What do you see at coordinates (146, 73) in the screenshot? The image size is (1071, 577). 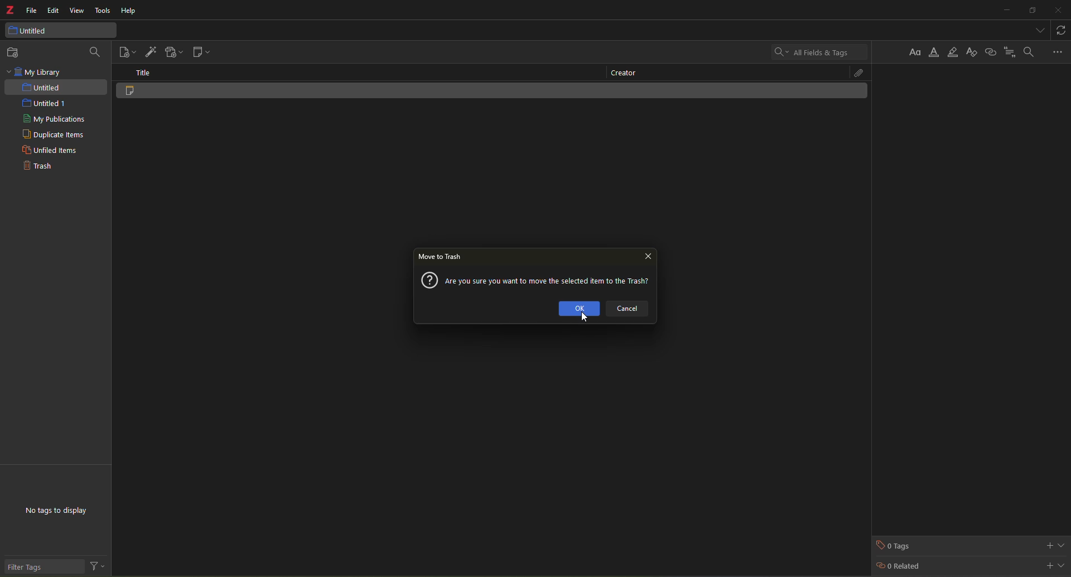 I see `title` at bounding box center [146, 73].